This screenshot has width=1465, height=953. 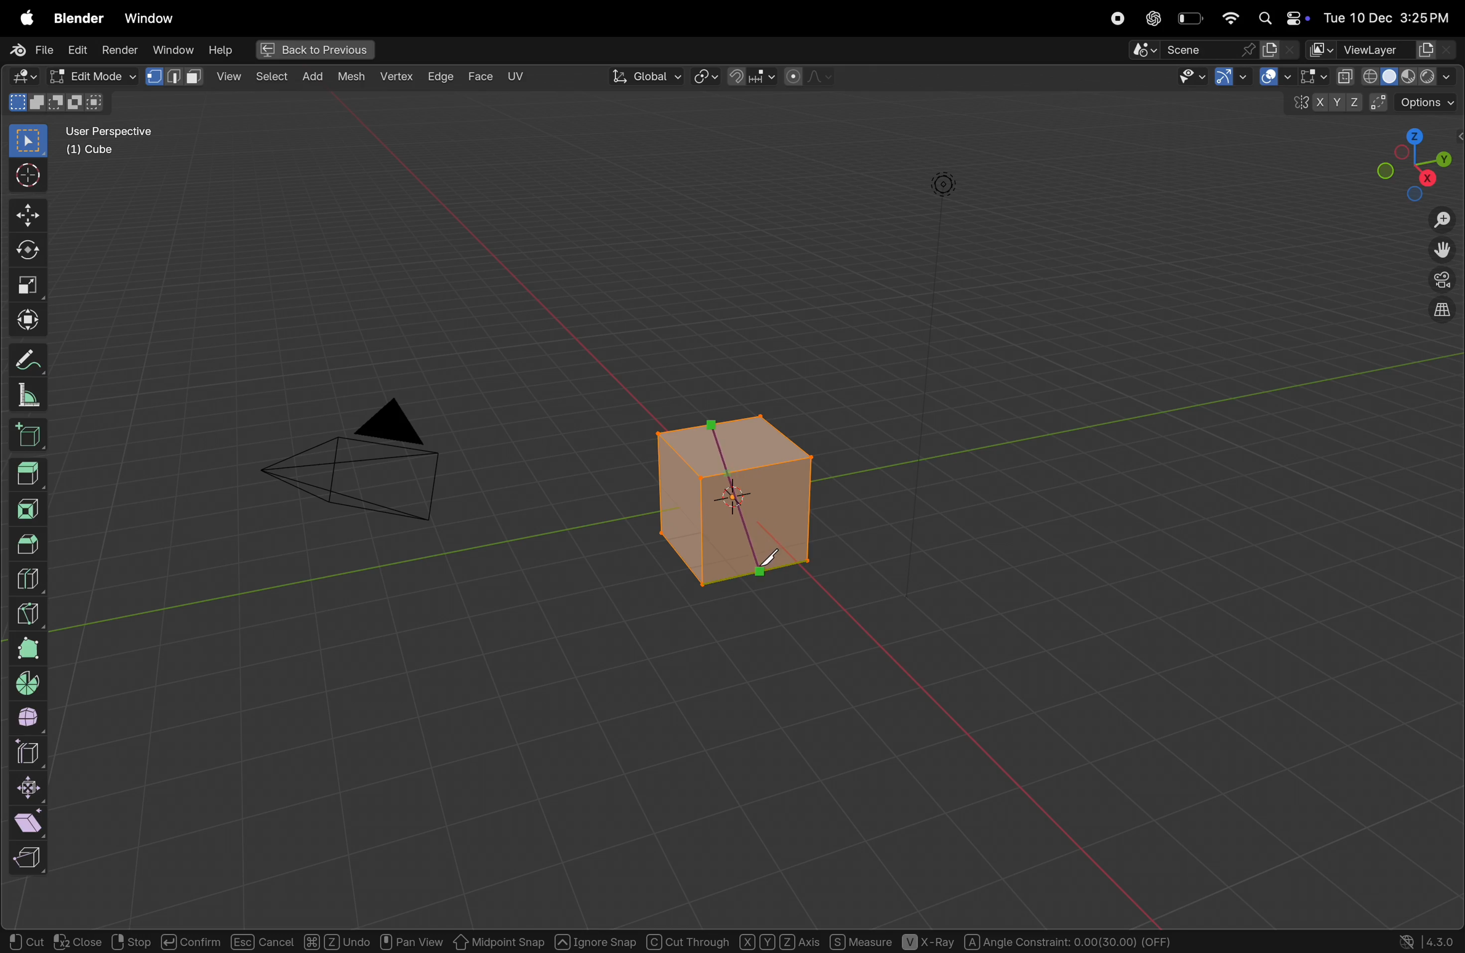 What do you see at coordinates (31, 507) in the screenshot?
I see `insert faces` at bounding box center [31, 507].